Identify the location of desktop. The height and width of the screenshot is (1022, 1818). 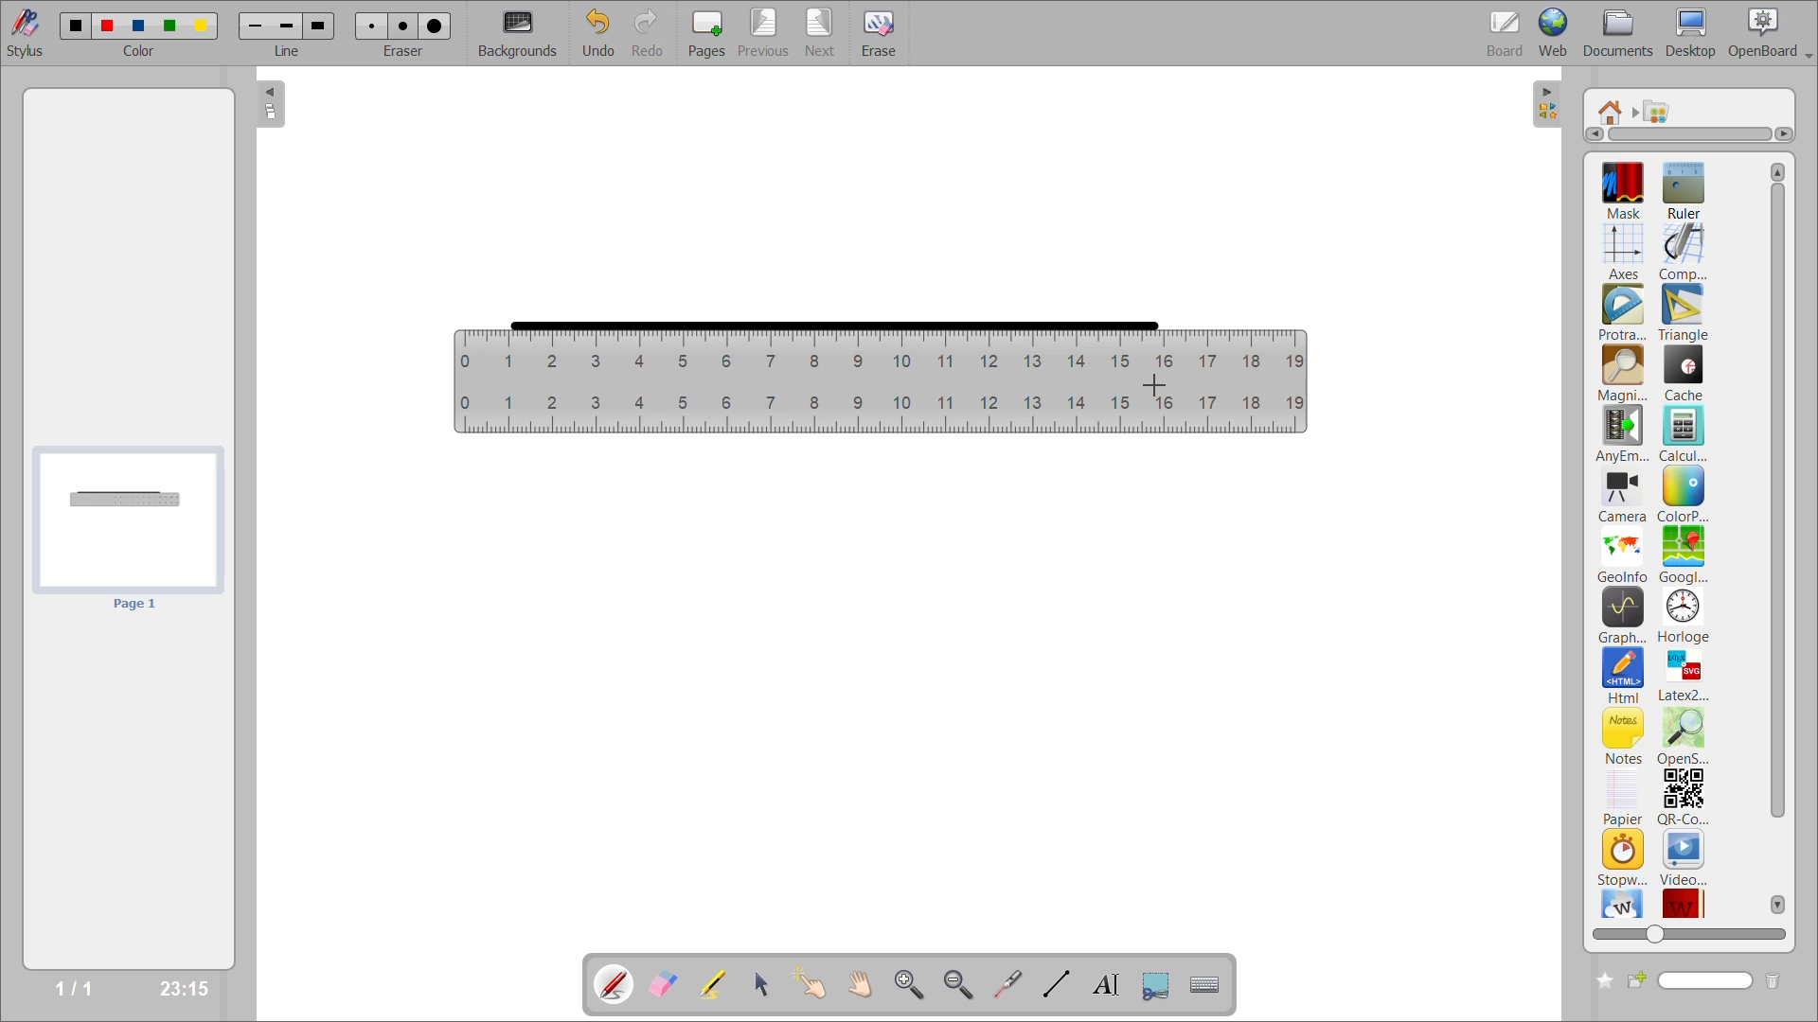
(1692, 32).